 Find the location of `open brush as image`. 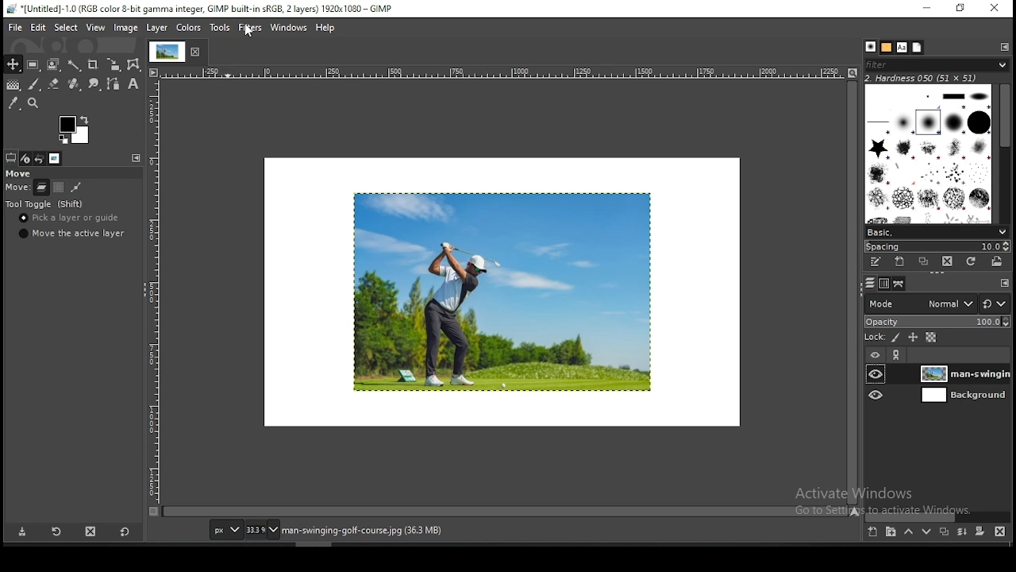

open brush as image is located at coordinates (1000, 264).